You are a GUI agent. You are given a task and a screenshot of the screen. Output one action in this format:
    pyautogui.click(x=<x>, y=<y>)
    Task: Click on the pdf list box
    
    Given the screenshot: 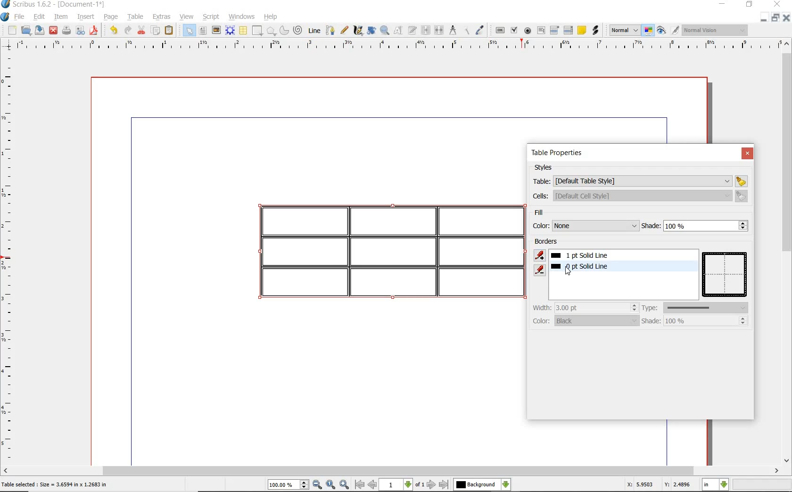 What is the action you would take?
    pyautogui.click(x=569, y=30)
    